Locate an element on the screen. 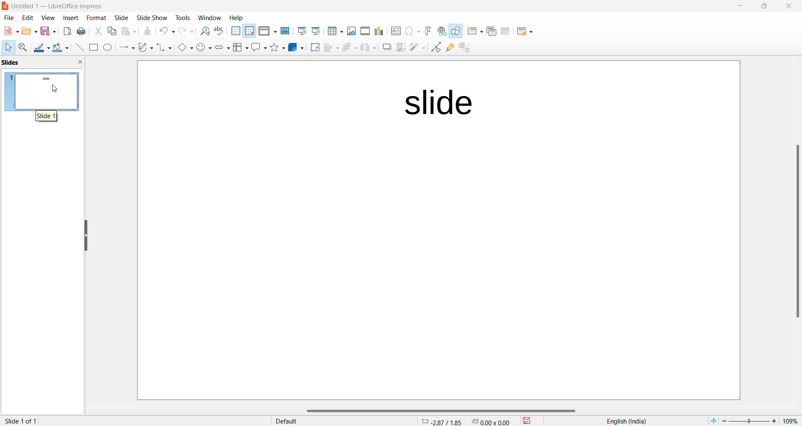 Image resolution: width=802 pixels, height=426 pixels. current window: Untitled 1 — LibreOffice Impress is located at coordinates (56, 7).